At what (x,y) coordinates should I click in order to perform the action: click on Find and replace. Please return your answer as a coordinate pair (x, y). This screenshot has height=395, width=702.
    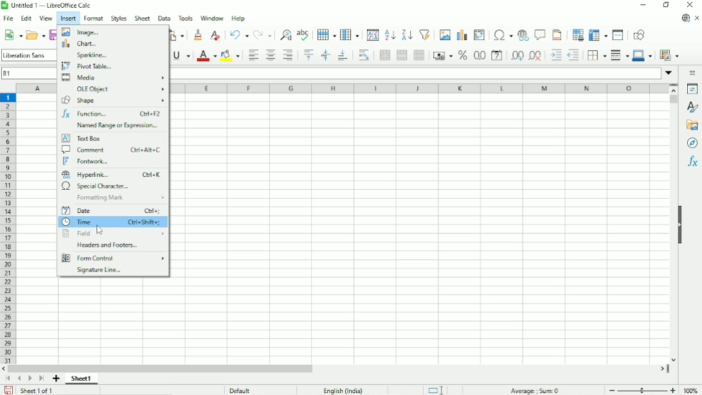
    Looking at the image, I should click on (284, 35).